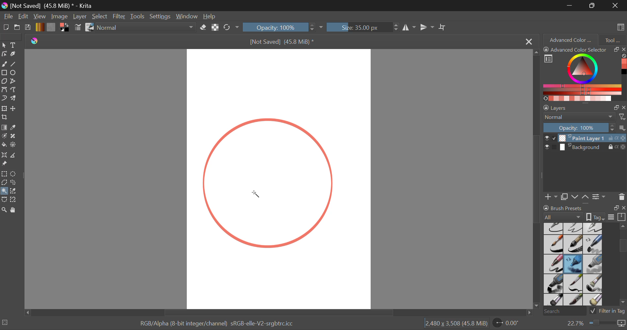  I want to click on Birstles-5 Plain, so click(594, 300).